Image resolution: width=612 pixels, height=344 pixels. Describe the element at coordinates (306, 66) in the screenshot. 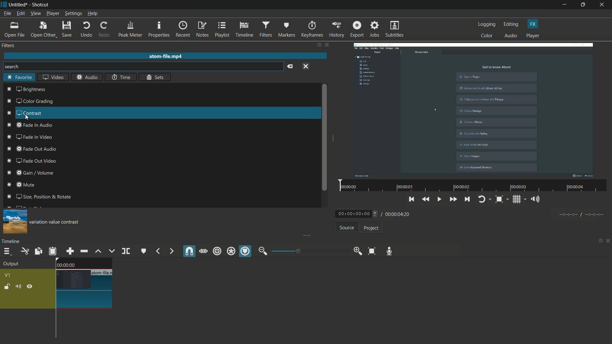

I see `close menu` at that location.